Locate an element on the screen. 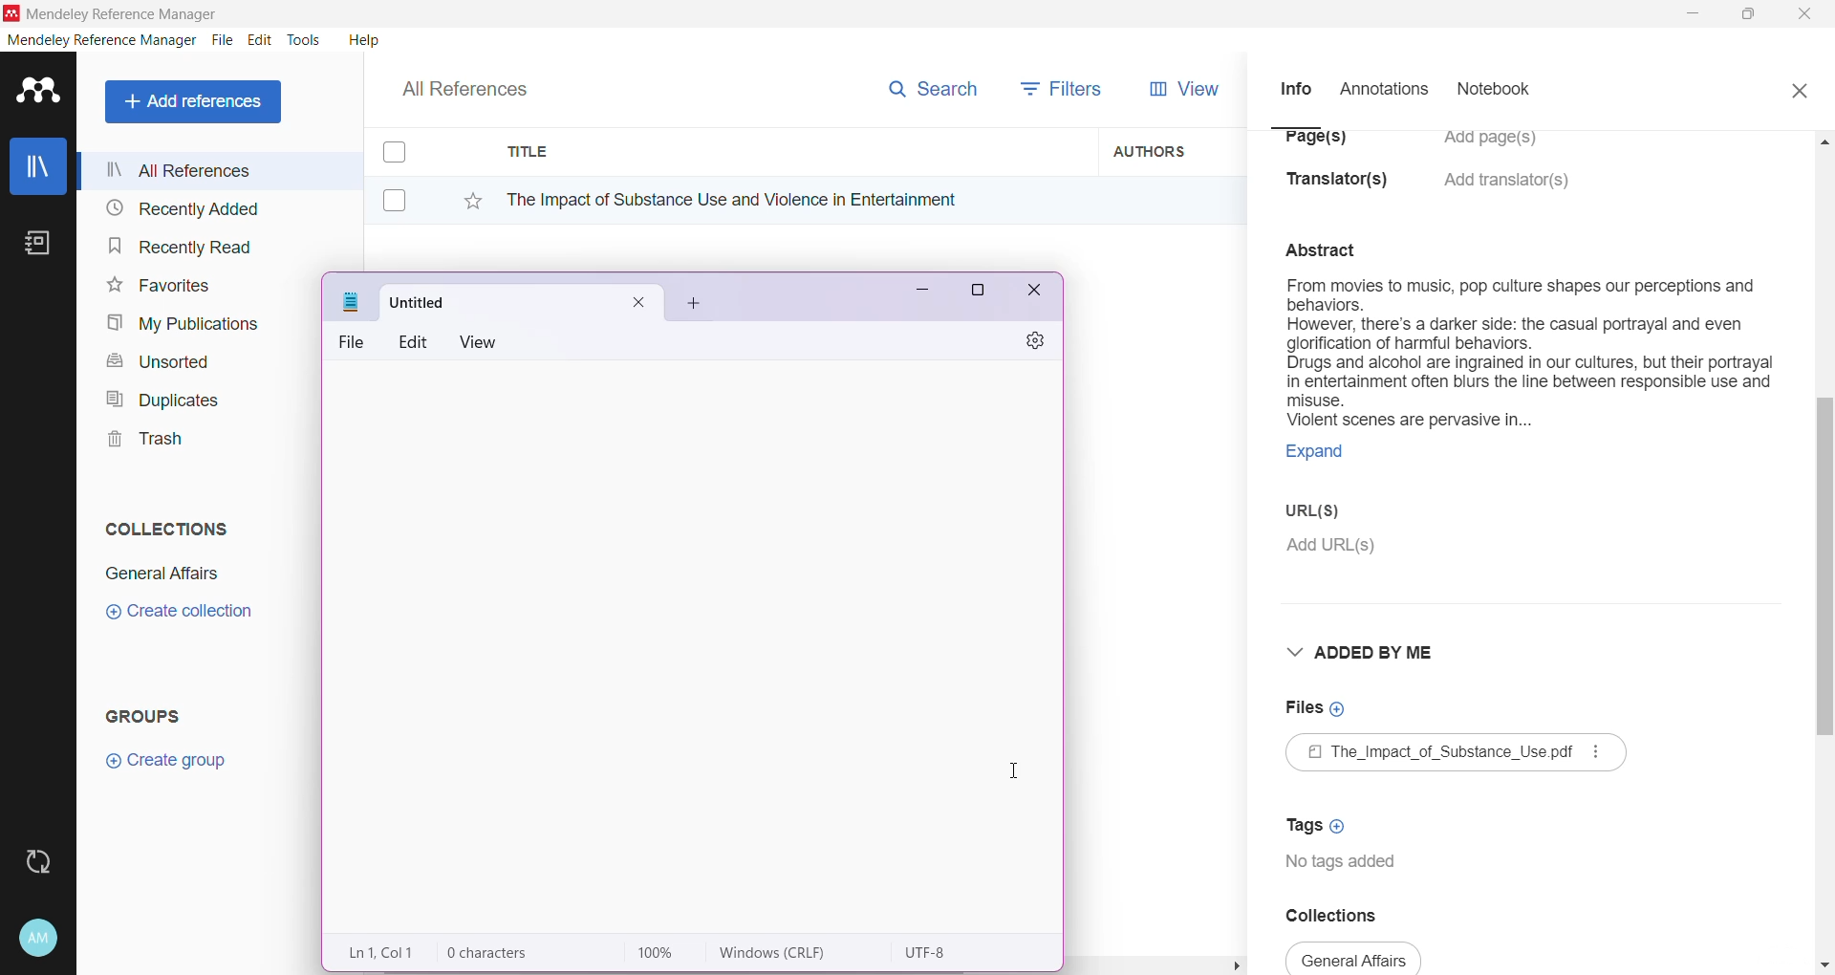  Close is located at coordinates (1806, 15).